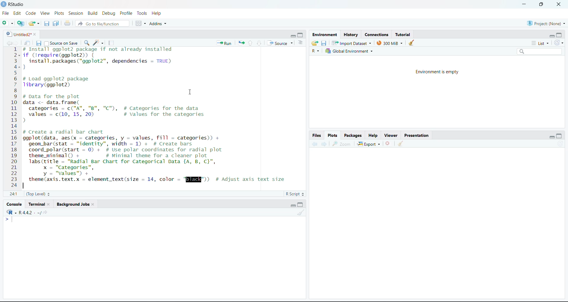  I want to click on compile report, so click(109, 43).